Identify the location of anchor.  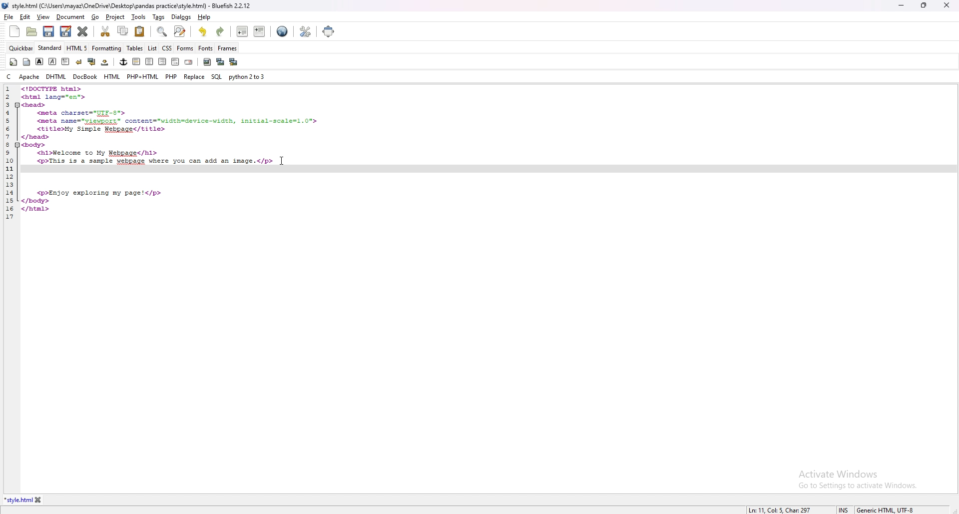
(124, 62).